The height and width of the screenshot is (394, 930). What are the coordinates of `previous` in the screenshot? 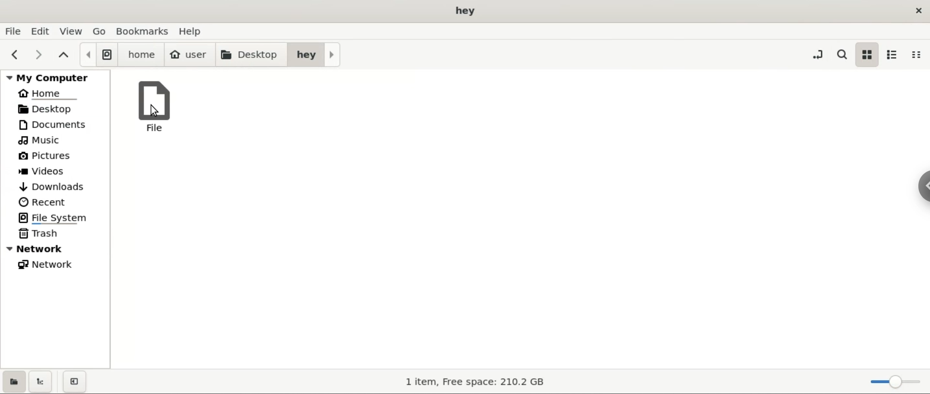 It's located at (15, 54).